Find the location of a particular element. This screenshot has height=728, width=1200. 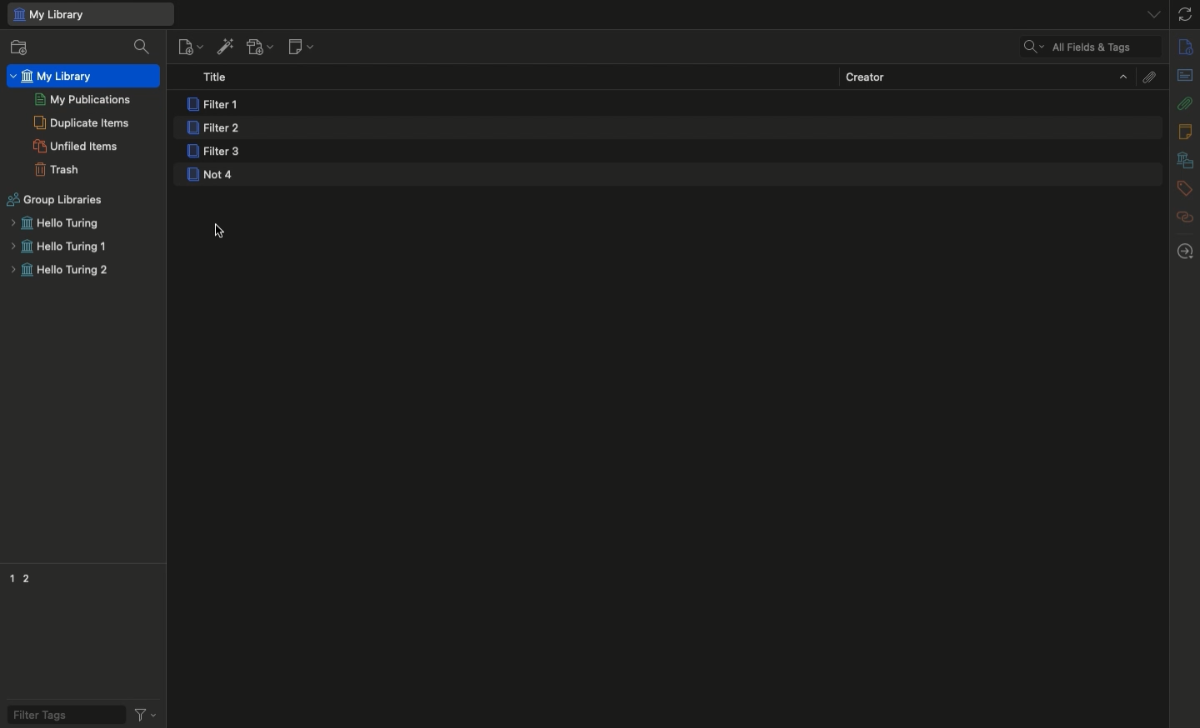

Not 4 is located at coordinates (232, 180).